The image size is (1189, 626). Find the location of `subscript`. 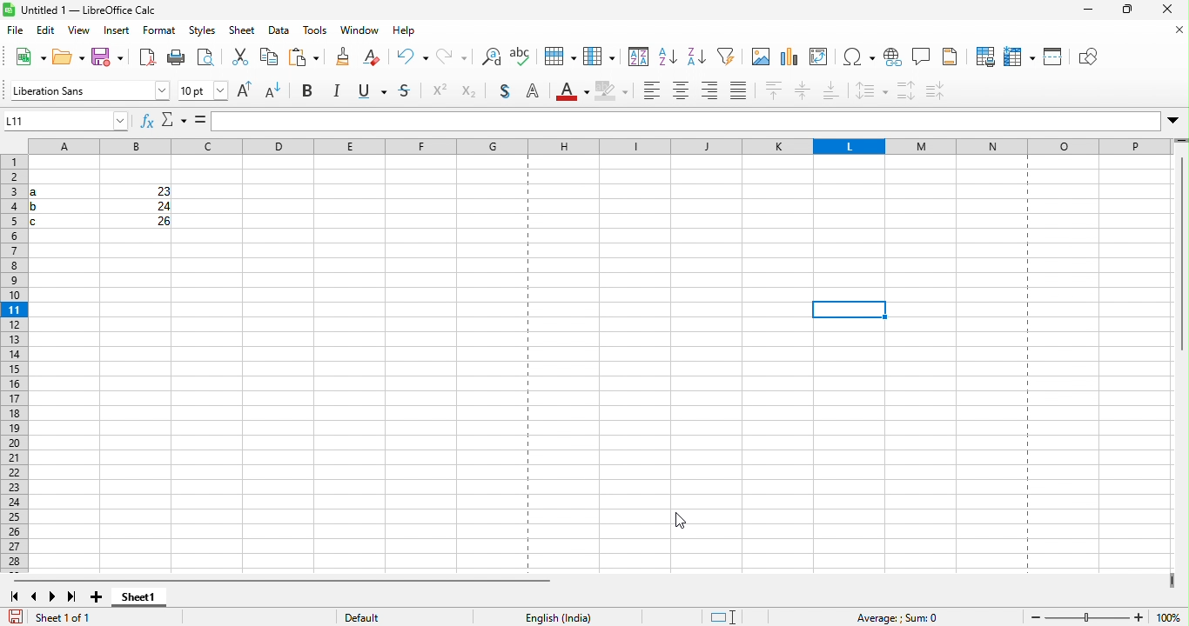

subscript is located at coordinates (469, 91).